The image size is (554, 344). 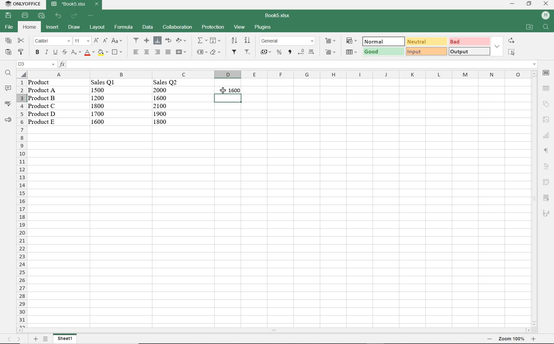 I want to click on signature, so click(x=547, y=212).